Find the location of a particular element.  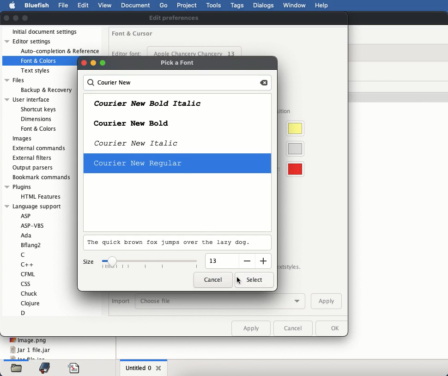

Text styles is located at coordinates (35, 71).